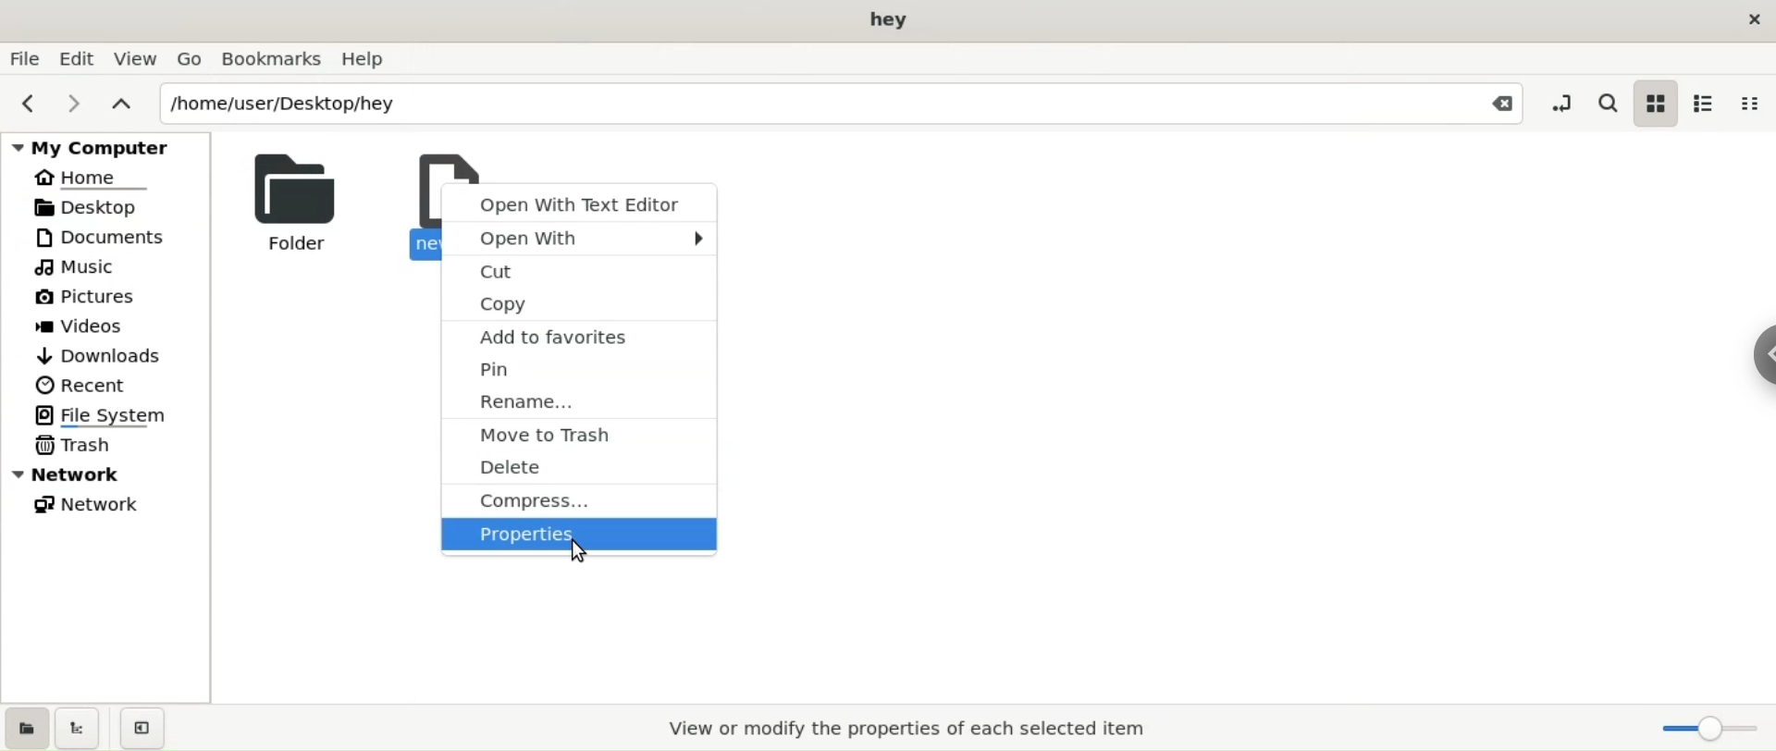 The width and height of the screenshot is (1776, 751). I want to click on Desktop, so click(110, 206).